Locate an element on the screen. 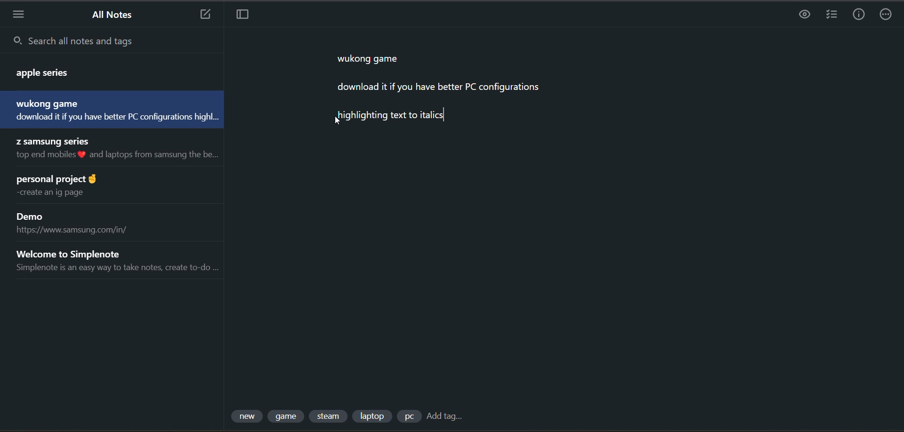 The width and height of the screenshot is (904, 432). note title and preview is located at coordinates (110, 109).